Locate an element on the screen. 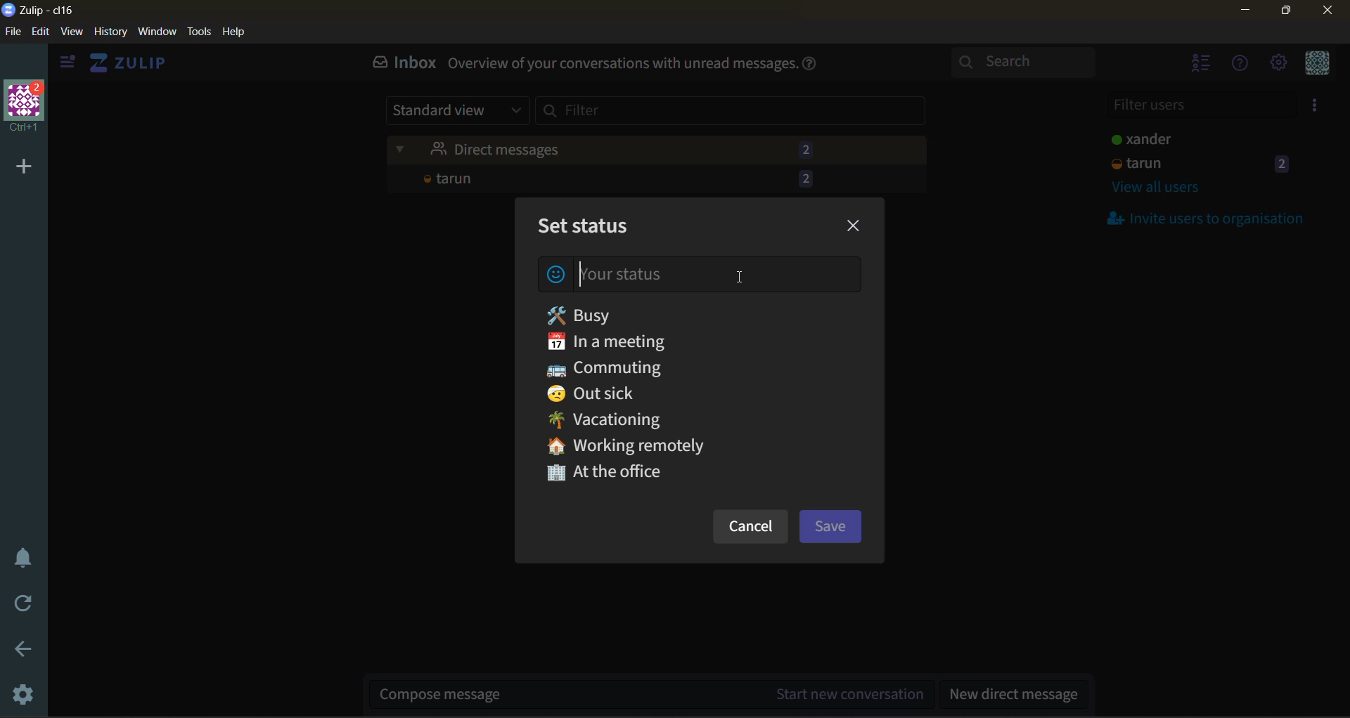 The width and height of the screenshot is (1350, 718). search is located at coordinates (1029, 63).